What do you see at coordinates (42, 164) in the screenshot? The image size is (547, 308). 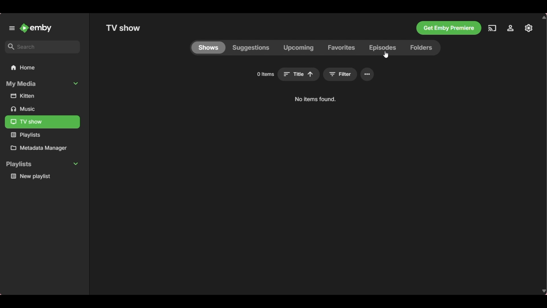 I see `Collapse Playlists` at bounding box center [42, 164].